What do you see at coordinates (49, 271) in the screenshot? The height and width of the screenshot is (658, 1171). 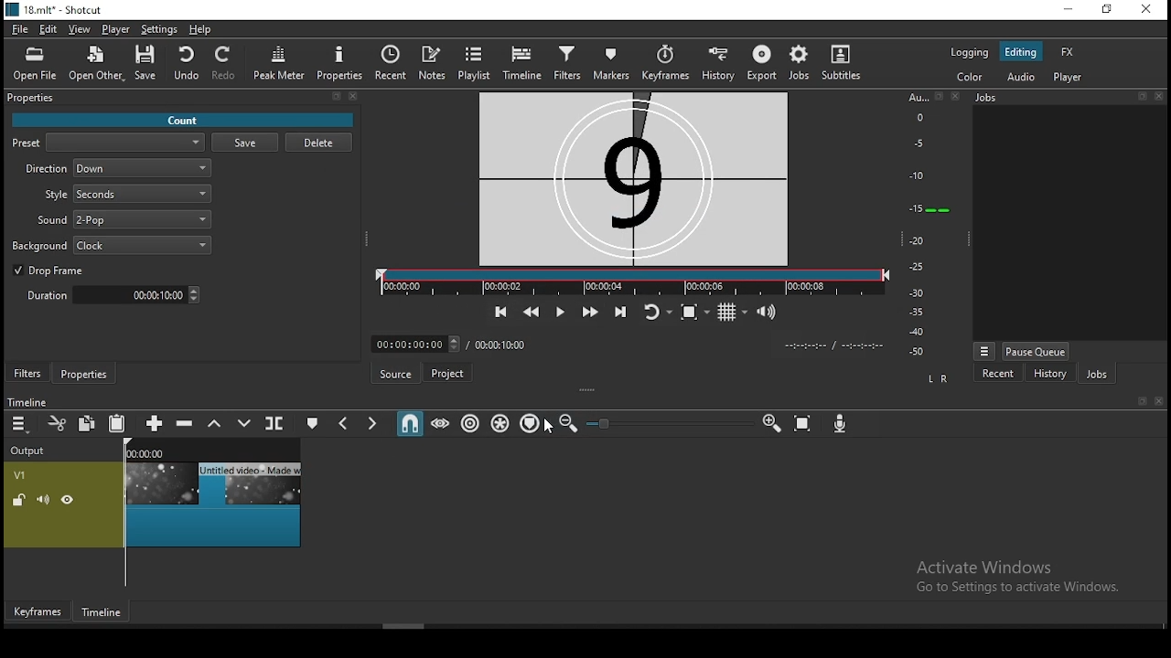 I see `drop frame on/off` at bounding box center [49, 271].